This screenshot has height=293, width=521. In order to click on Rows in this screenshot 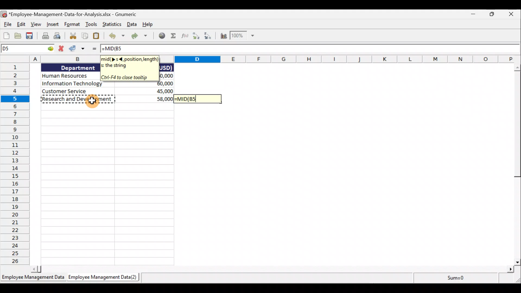, I will do `click(15, 164)`.